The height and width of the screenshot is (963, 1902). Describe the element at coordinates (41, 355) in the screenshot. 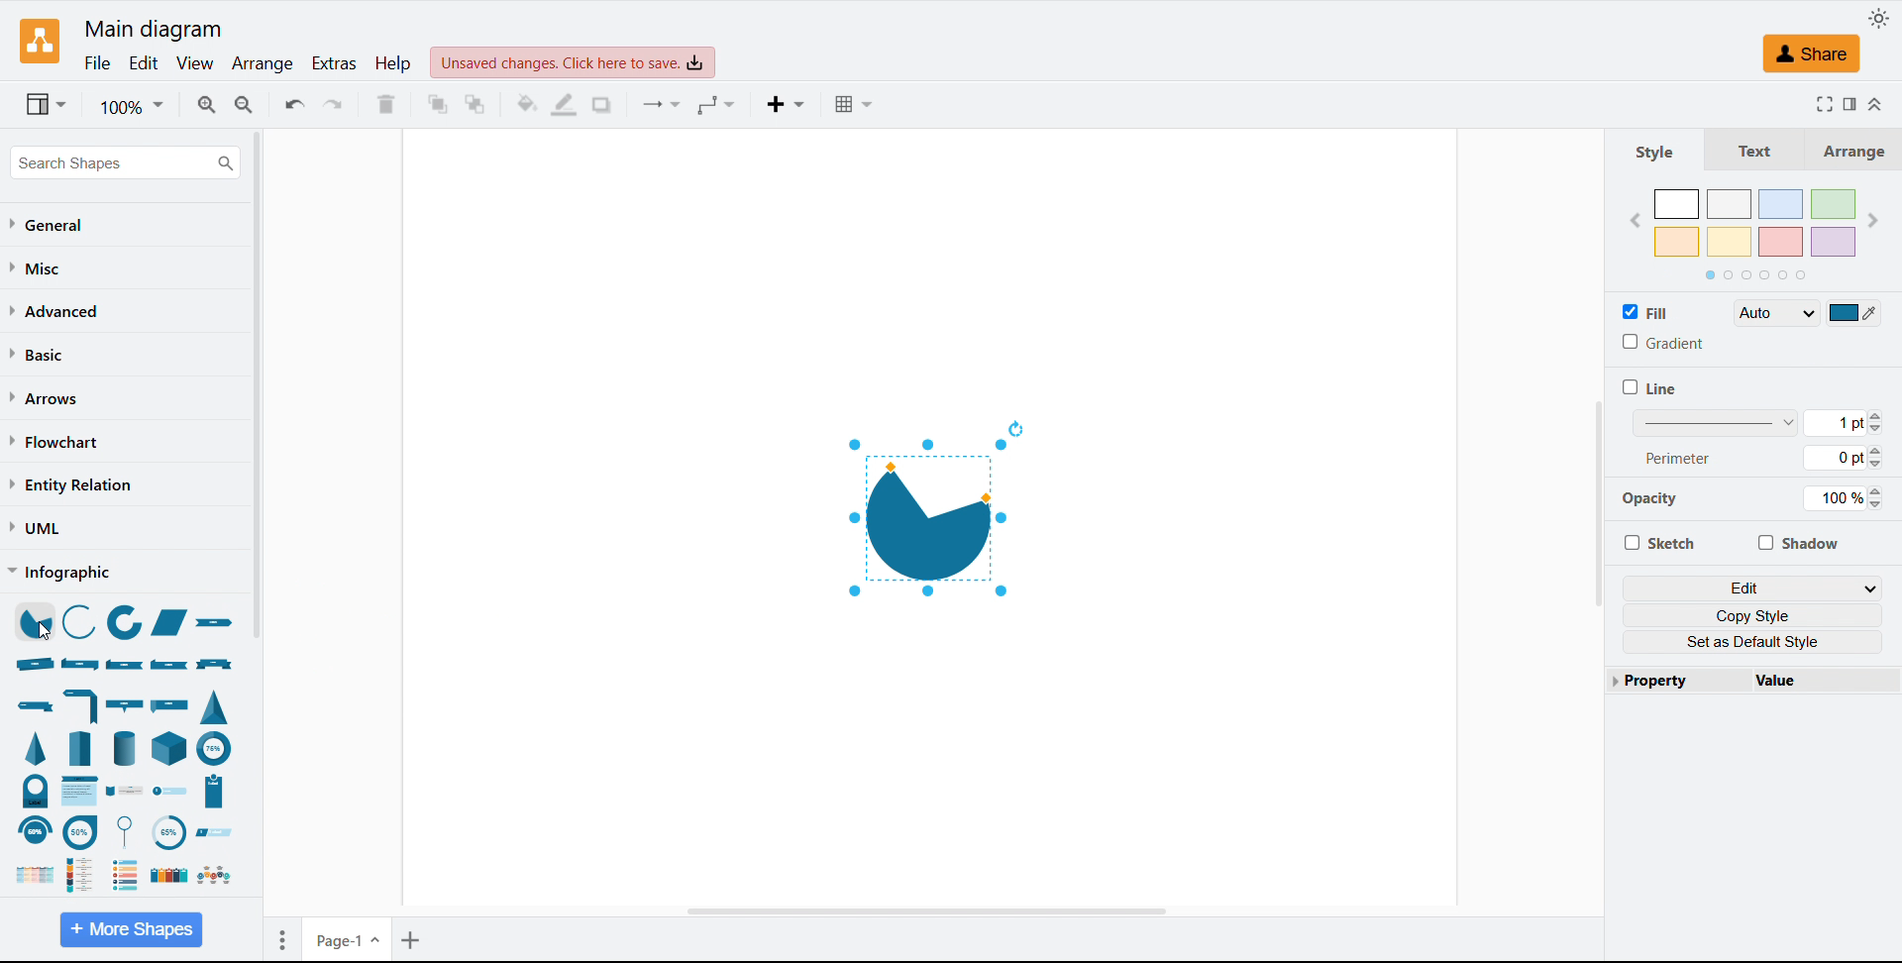

I see ` Basic ` at that location.